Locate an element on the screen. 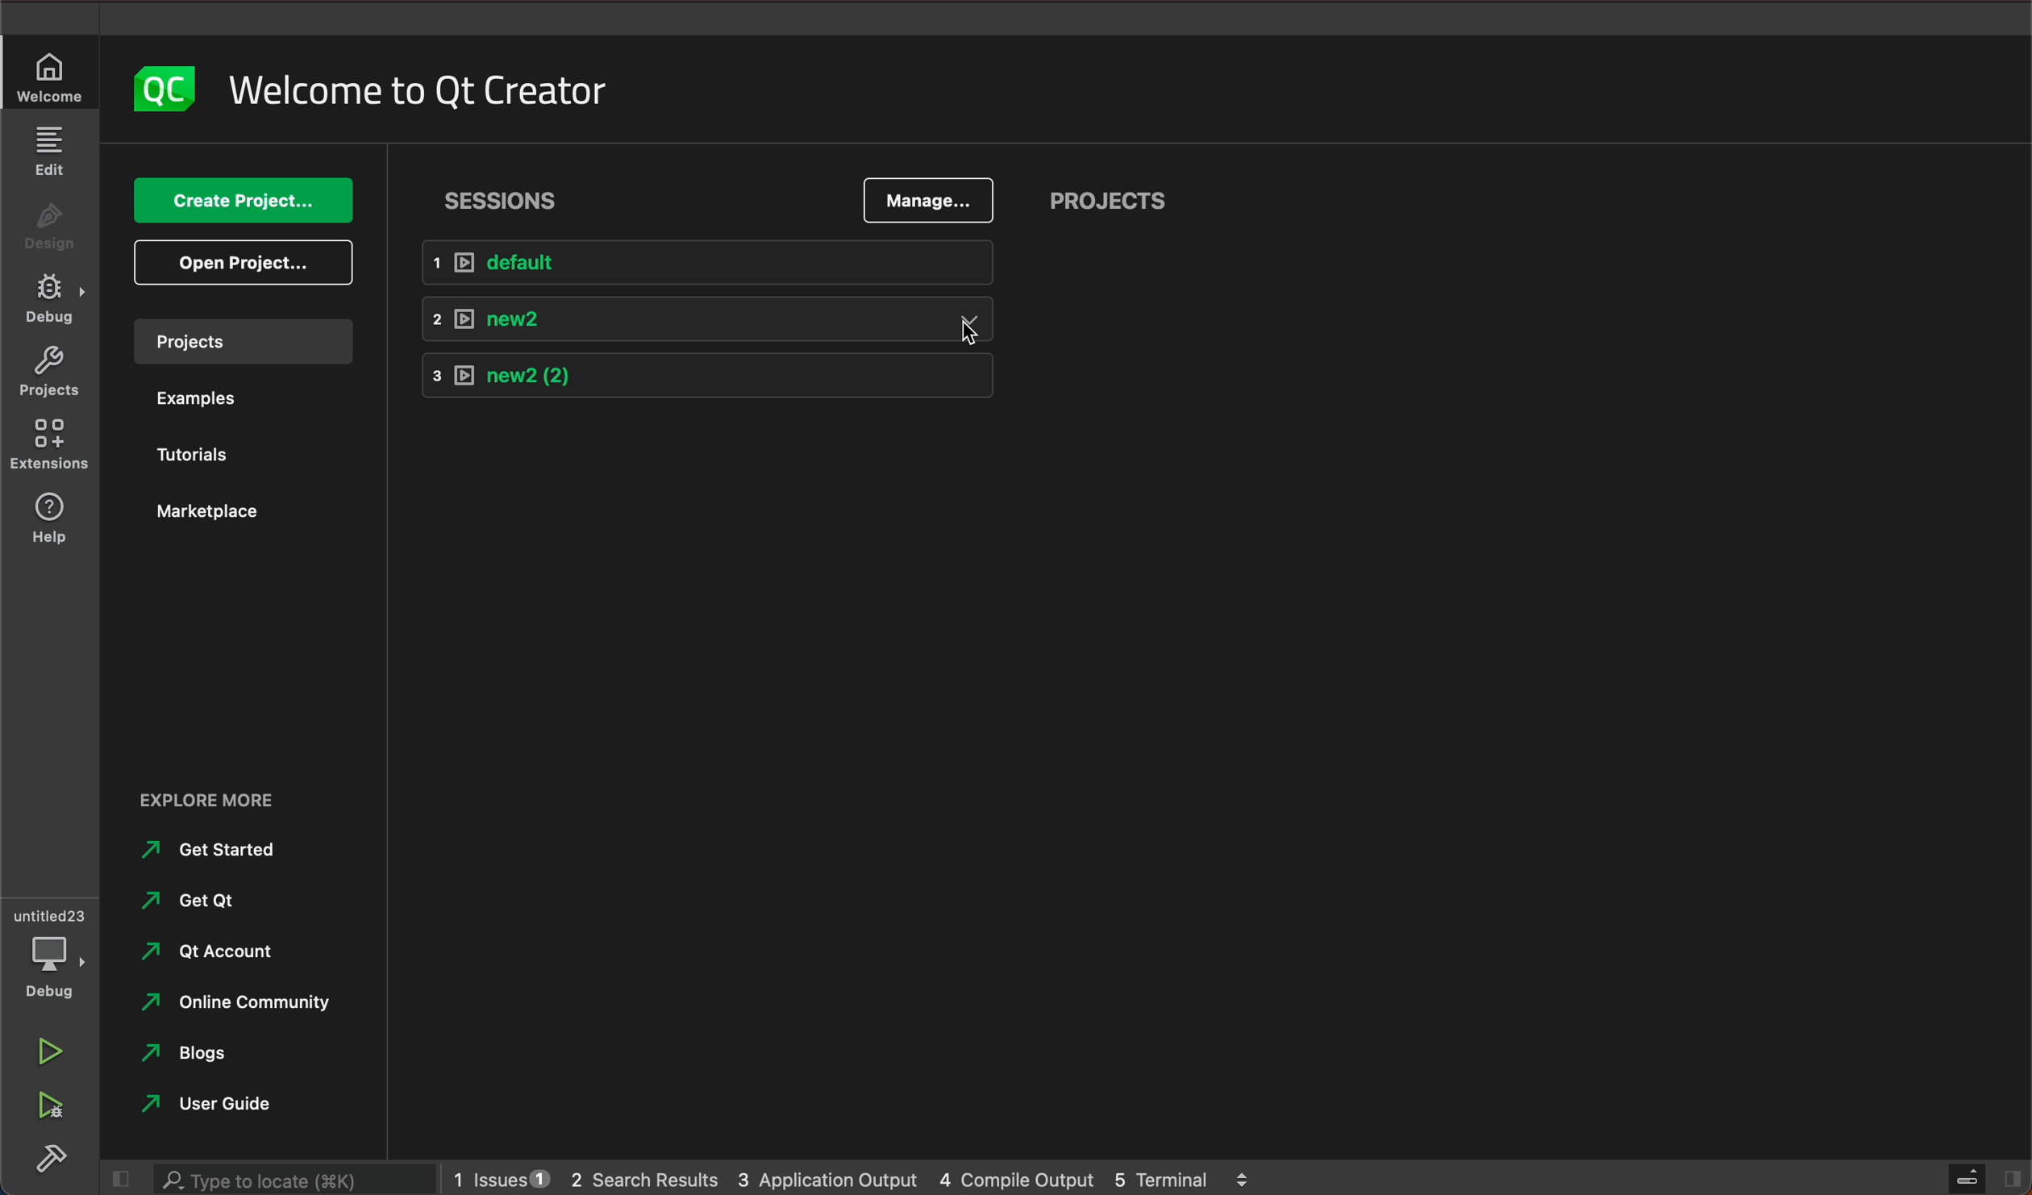  close slidebar is located at coordinates (1980, 1178).